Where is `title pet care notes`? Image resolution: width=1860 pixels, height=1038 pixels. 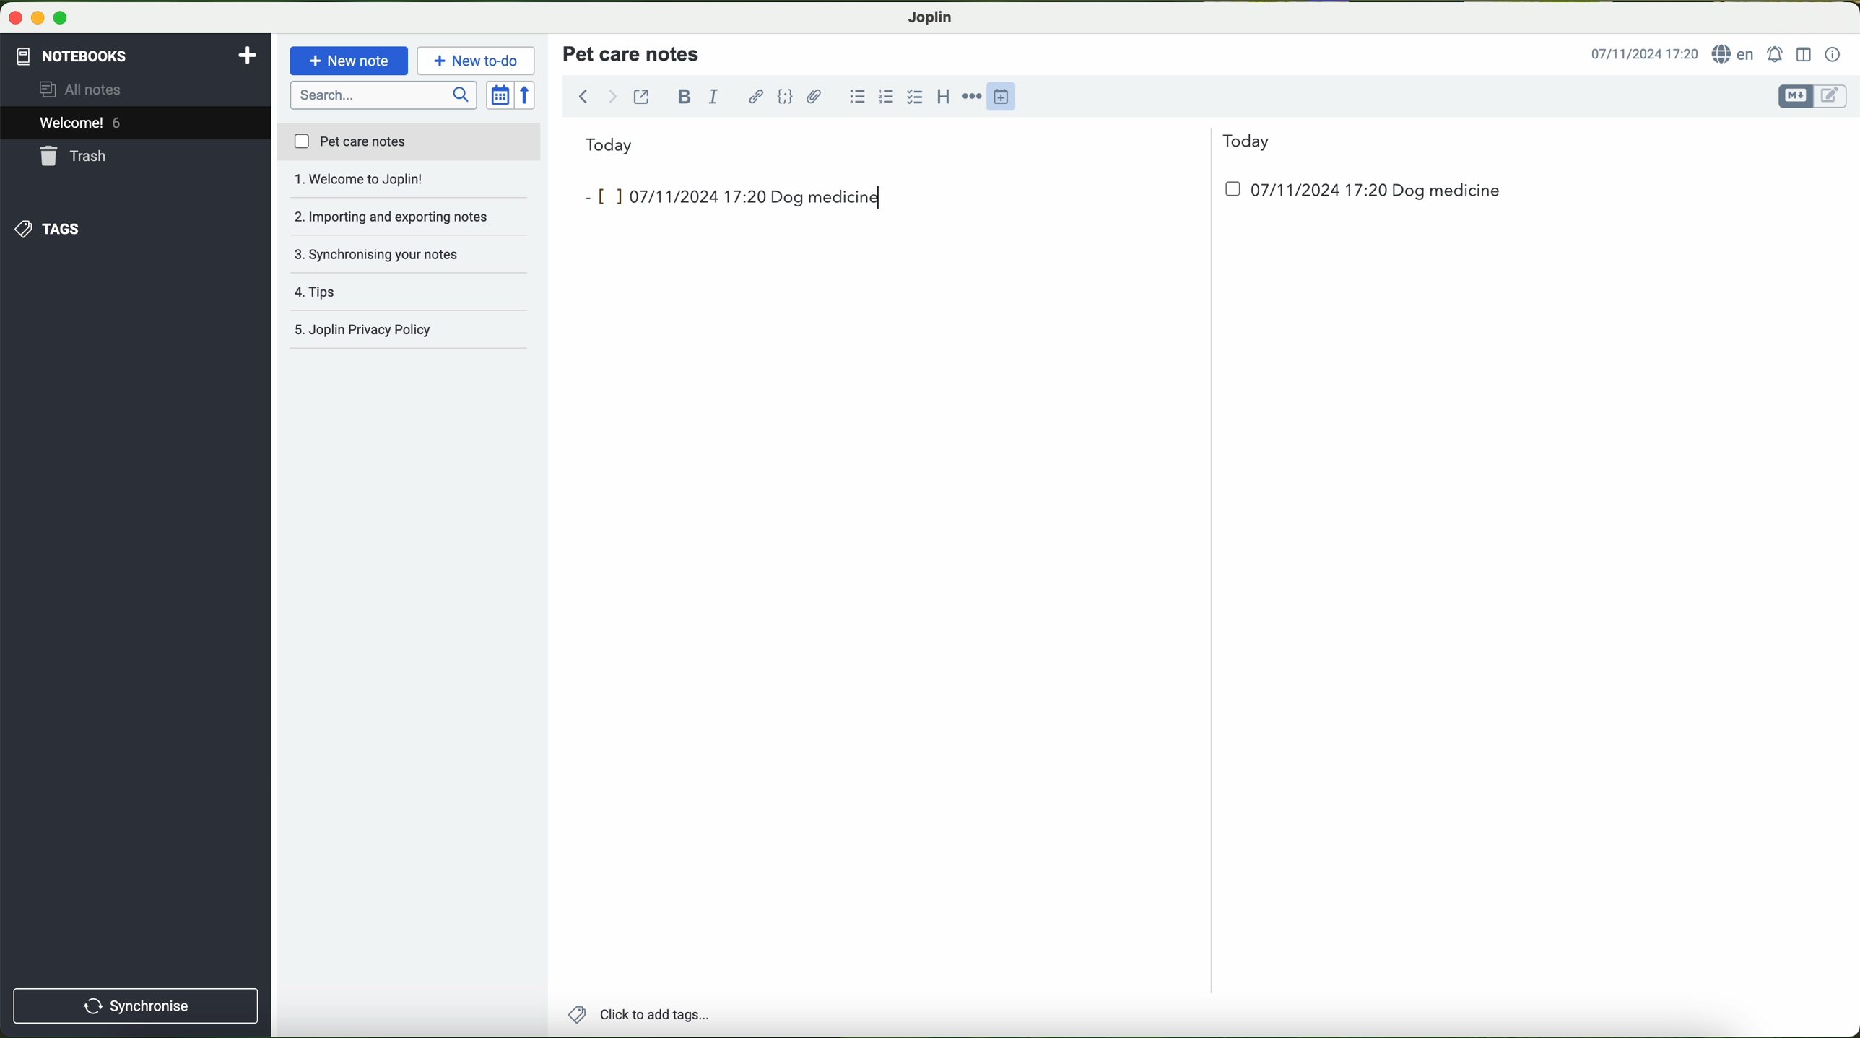 title pet care notes is located at coordinates (633, 53).